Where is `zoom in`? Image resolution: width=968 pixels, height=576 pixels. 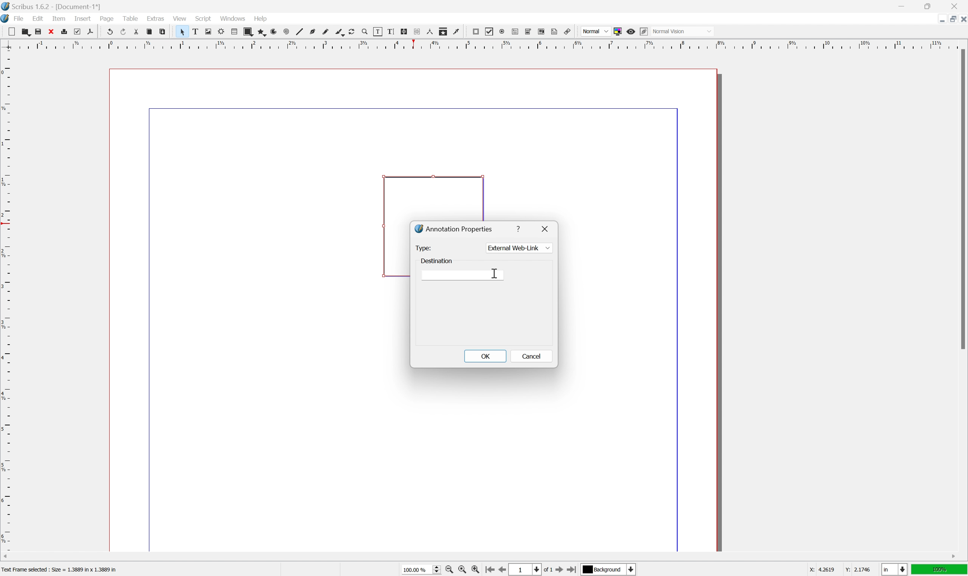 zoom in is located at coordinates (475, 569).